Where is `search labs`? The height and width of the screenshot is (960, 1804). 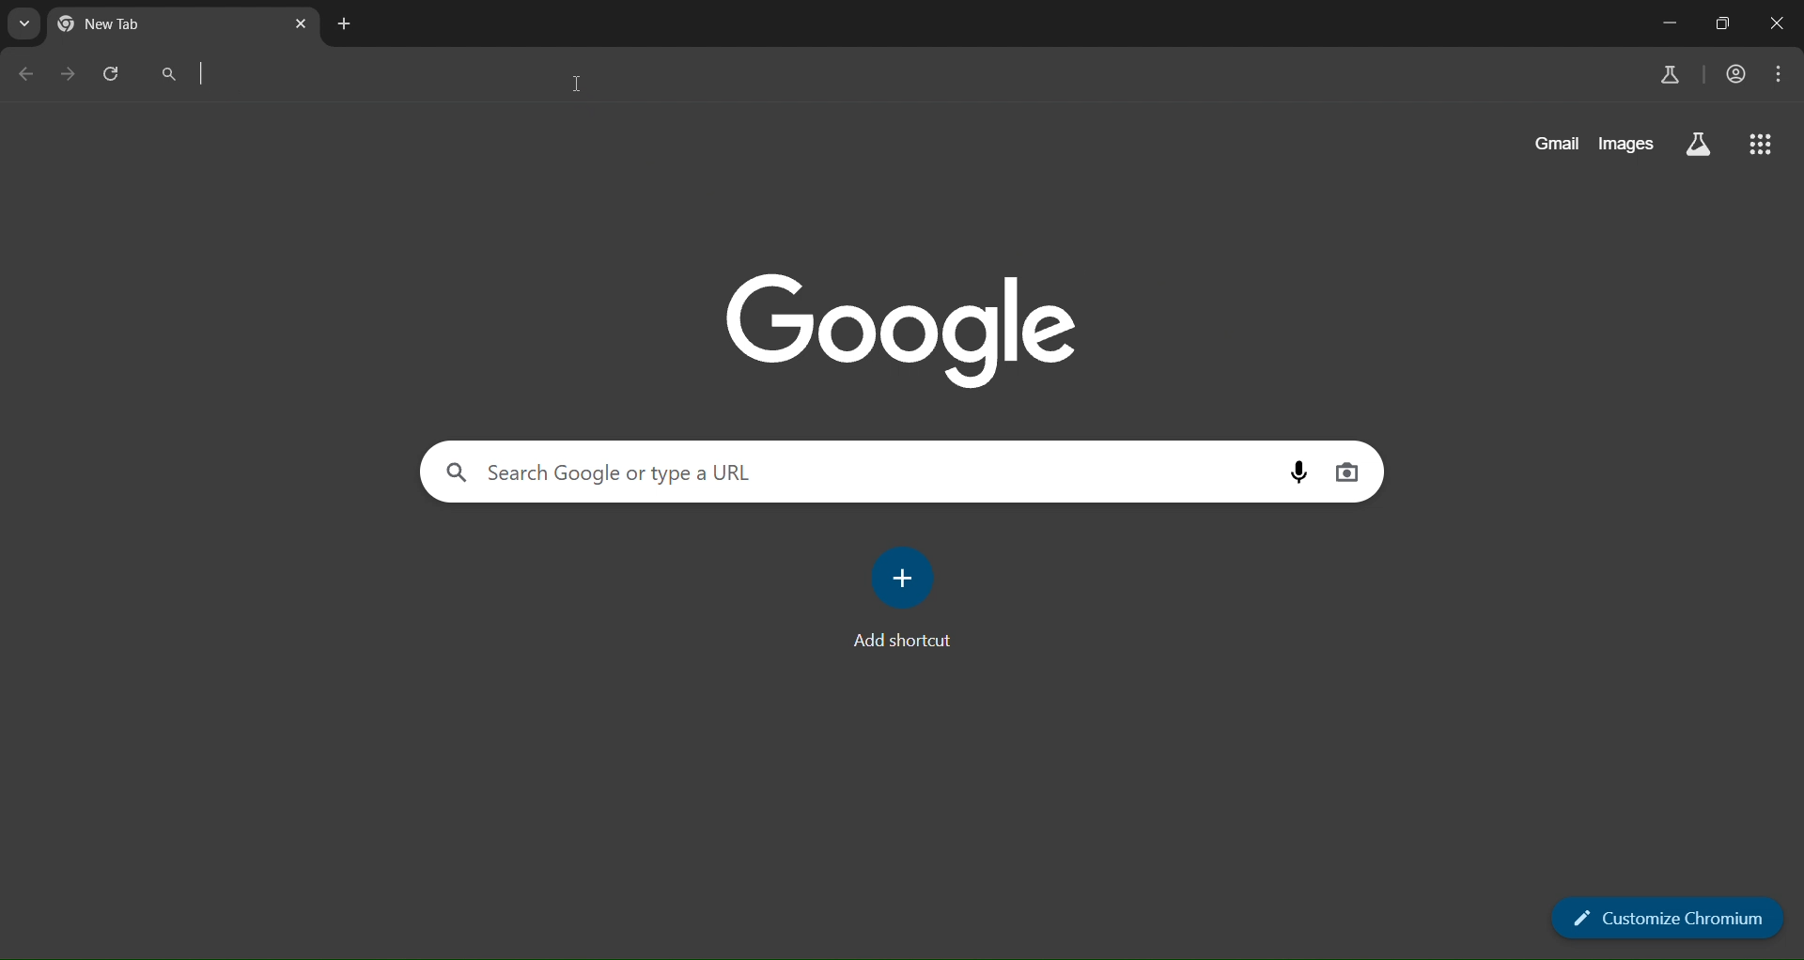 search labs is located at coordinates (1698, 145).